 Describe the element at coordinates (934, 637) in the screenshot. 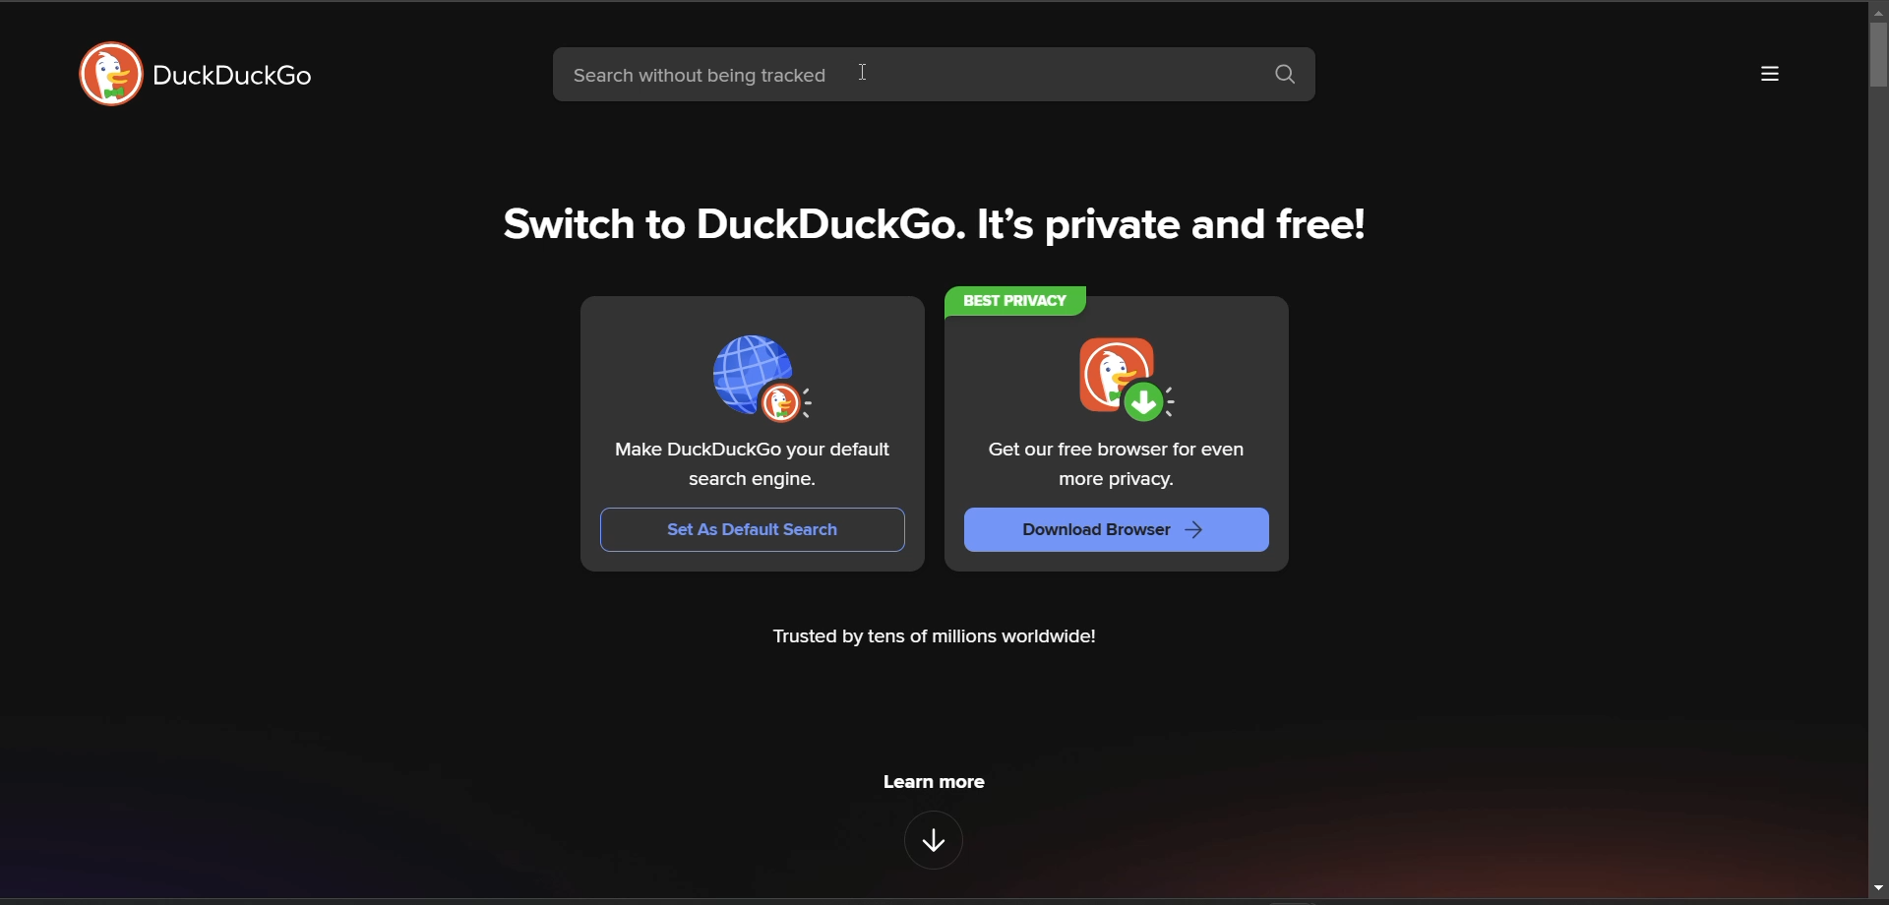

I see `Trusted by tens of millions worldwide!` at that location.